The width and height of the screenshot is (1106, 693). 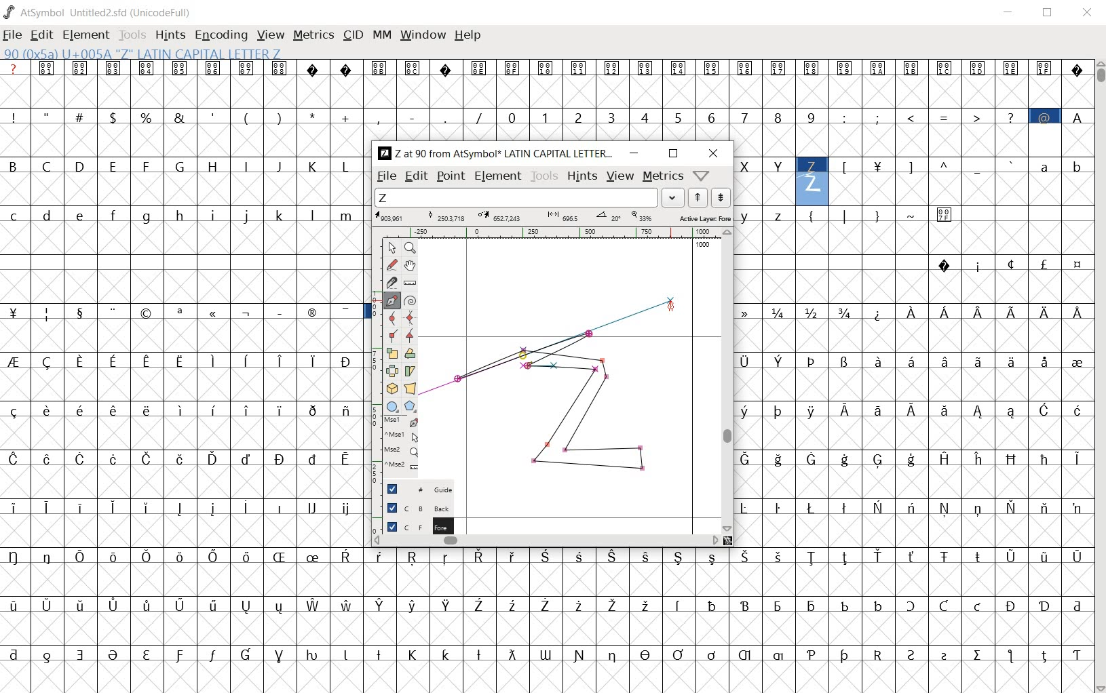 I want to click on view, so click(x=271, y=35).